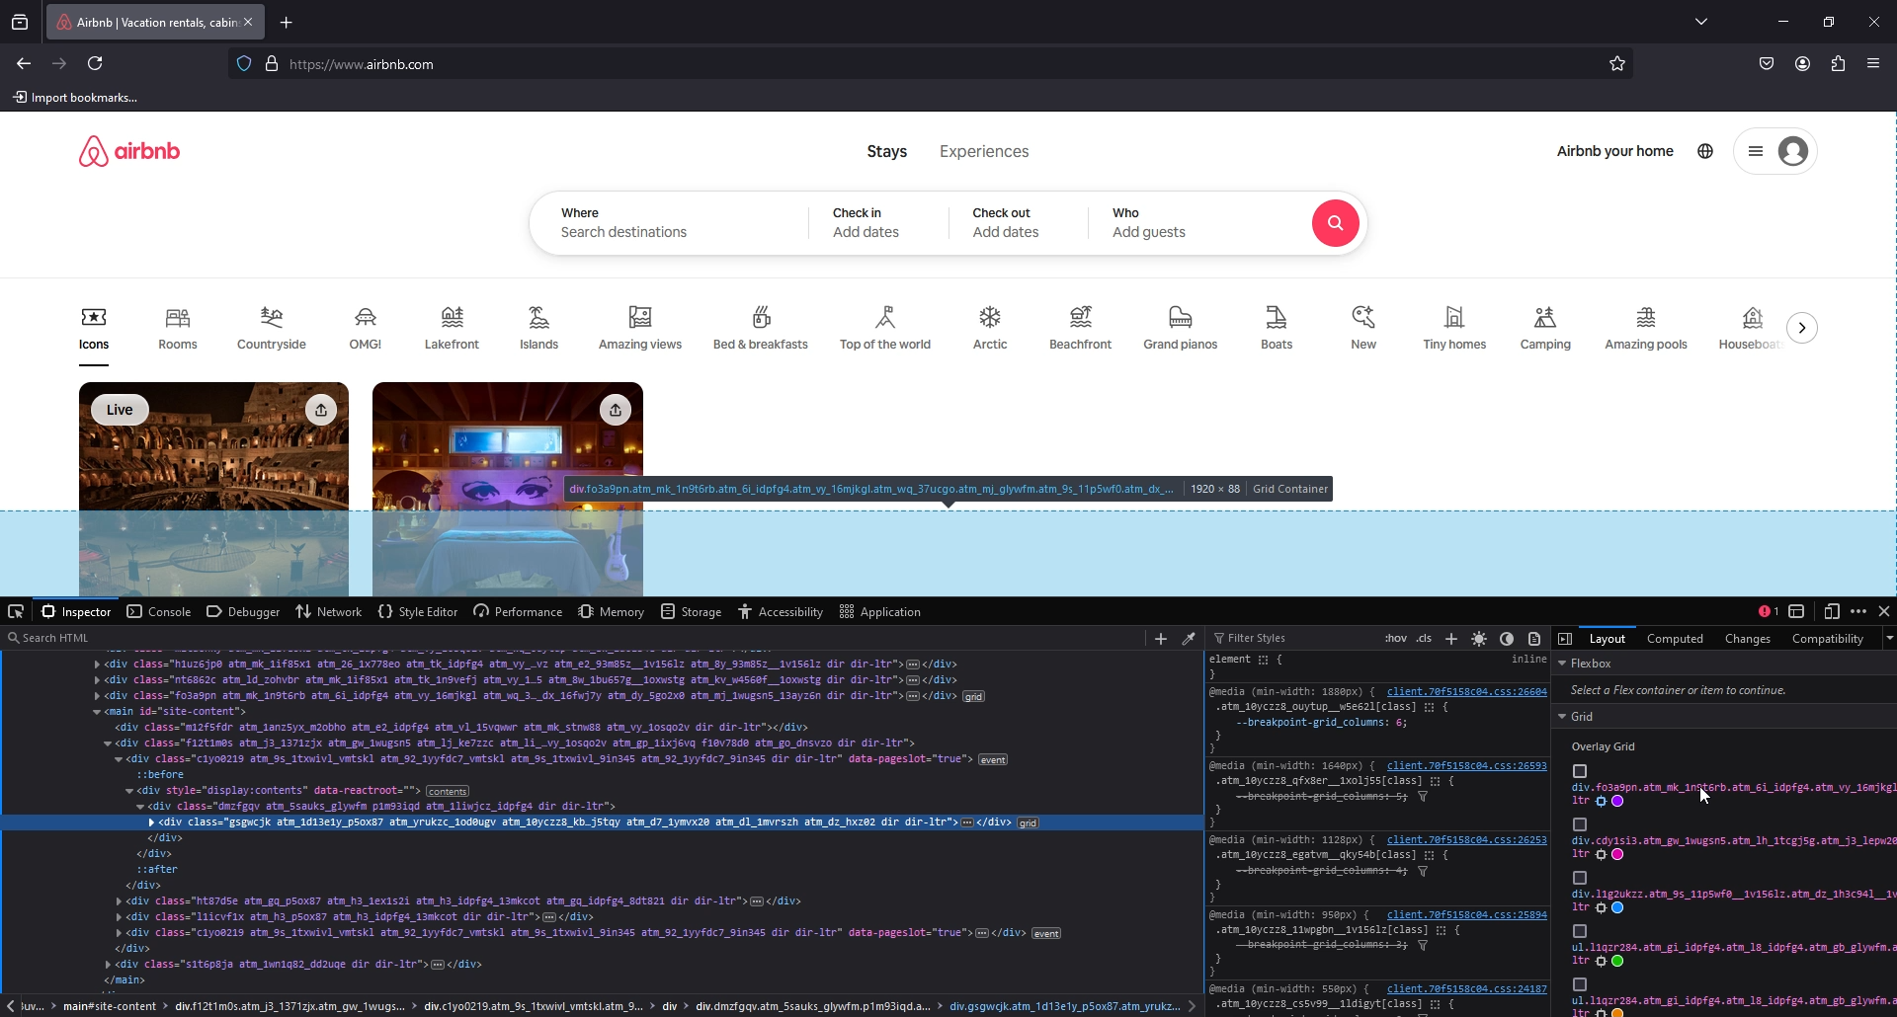  What do you see at coordinates (1830, 23) in the screenshot?
I see `resize` at bounding box center [1830, 23].